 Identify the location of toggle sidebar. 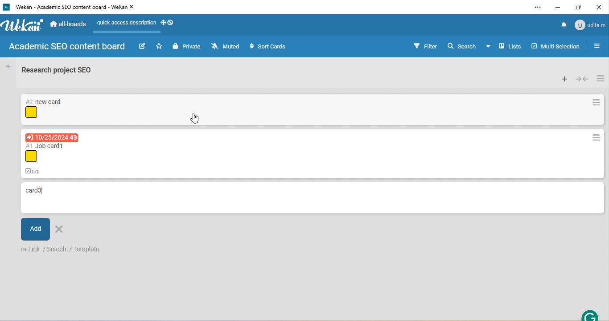
(600, 46).